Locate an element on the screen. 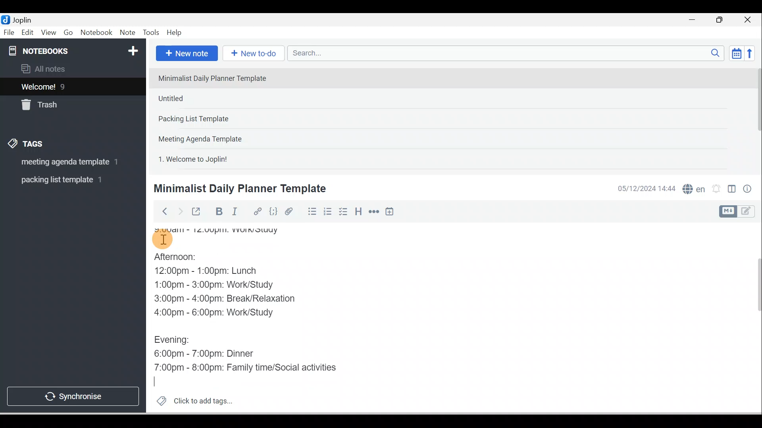 The width and height of the screenshot is (762, 428). 7:00pm - 8:00pm: Family time/Social activities is located at coordinates (251, 368).